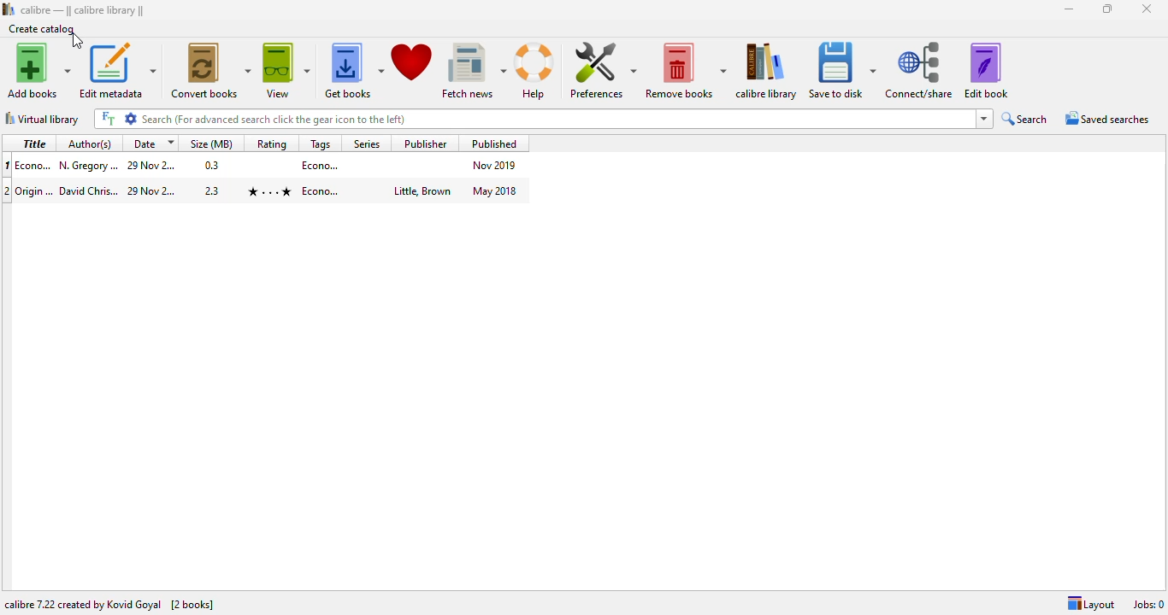  What do you see at coordinates (685, 70) in the screenshot?
I see `remove books` at bounding box center [685, 70].